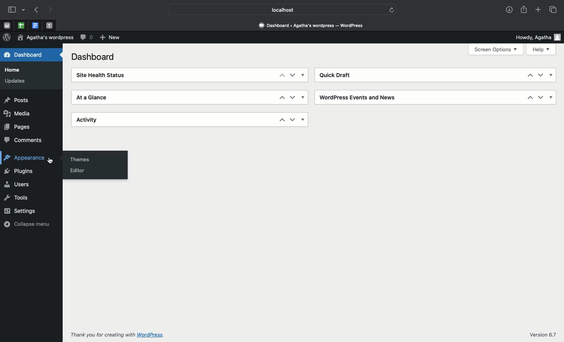 Image resolution: width=564 pixels, height=342 pixels. Describe the element at coordinates (510, 11) in the screenshot. I see `Downloads` at that location.